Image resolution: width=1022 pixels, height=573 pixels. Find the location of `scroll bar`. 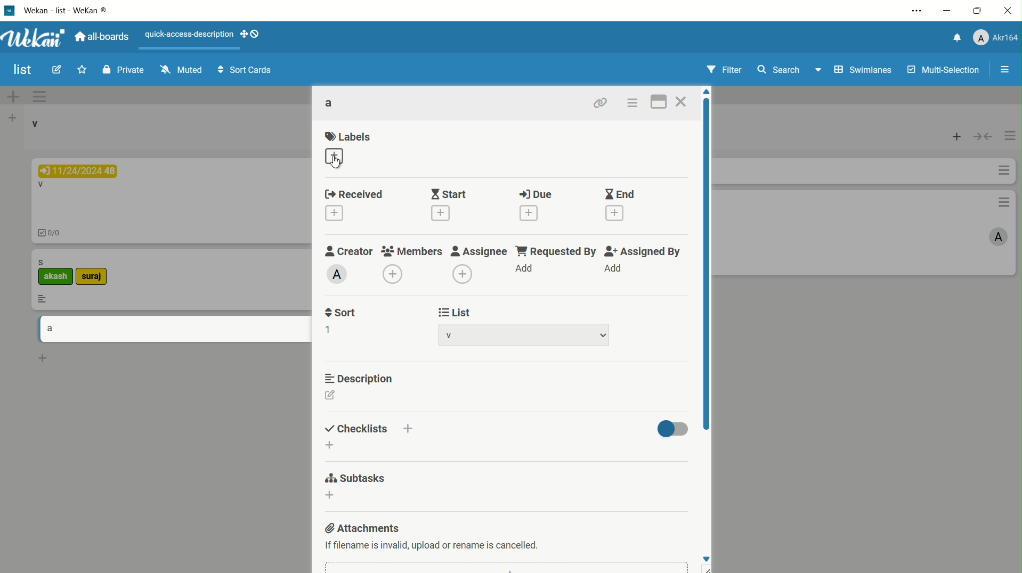

scroll bar is located at coordinates (705, 264).